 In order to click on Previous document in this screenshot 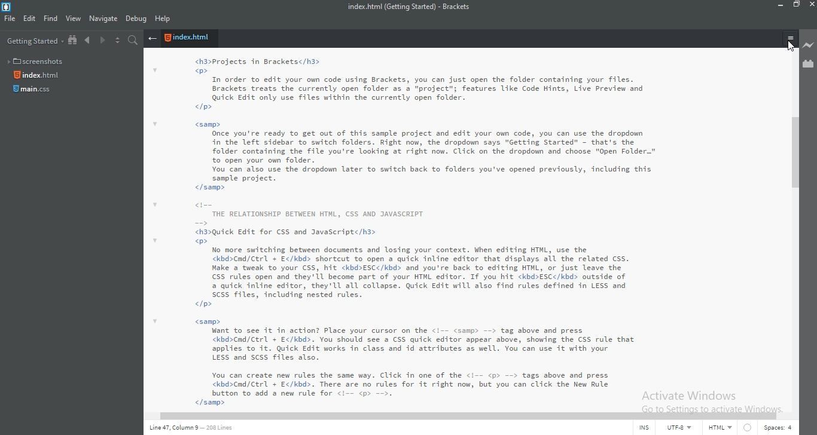, I will do `click(89, 41)`.